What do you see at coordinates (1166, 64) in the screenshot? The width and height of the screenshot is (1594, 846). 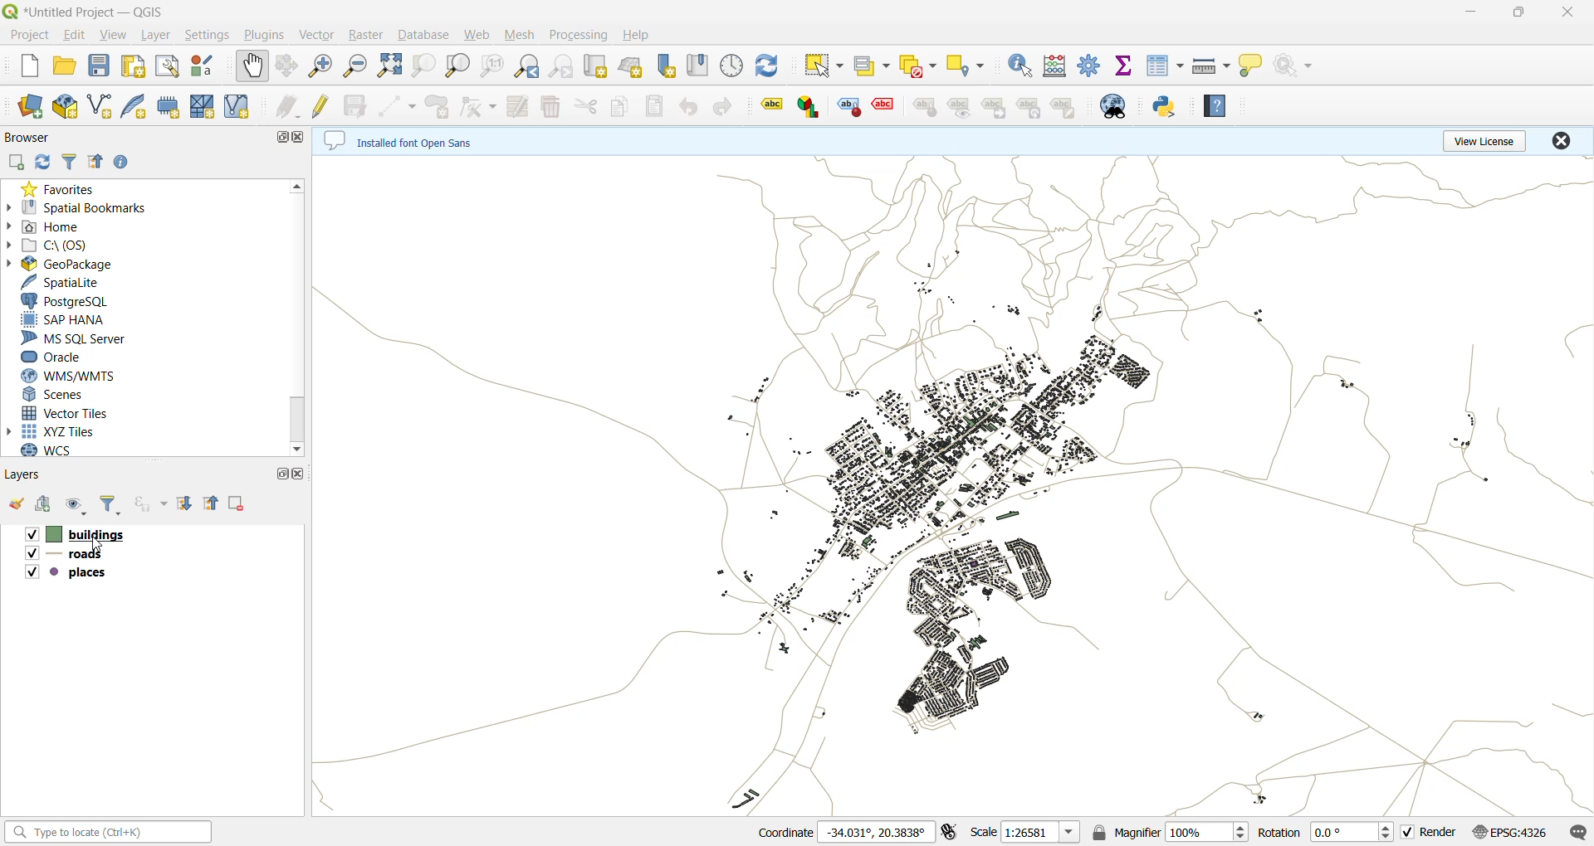 I see `attribute table` at bounding box center [1166, 64].